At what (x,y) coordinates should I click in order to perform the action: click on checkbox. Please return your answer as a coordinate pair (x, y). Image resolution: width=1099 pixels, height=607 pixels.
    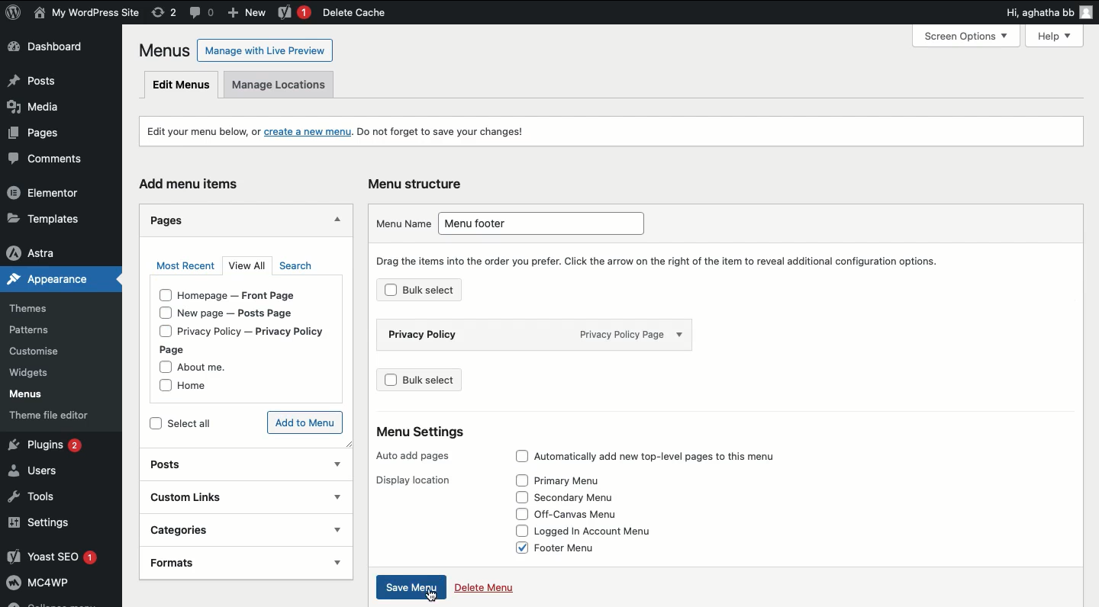
    Looking at the image, I should click on (160, 387).